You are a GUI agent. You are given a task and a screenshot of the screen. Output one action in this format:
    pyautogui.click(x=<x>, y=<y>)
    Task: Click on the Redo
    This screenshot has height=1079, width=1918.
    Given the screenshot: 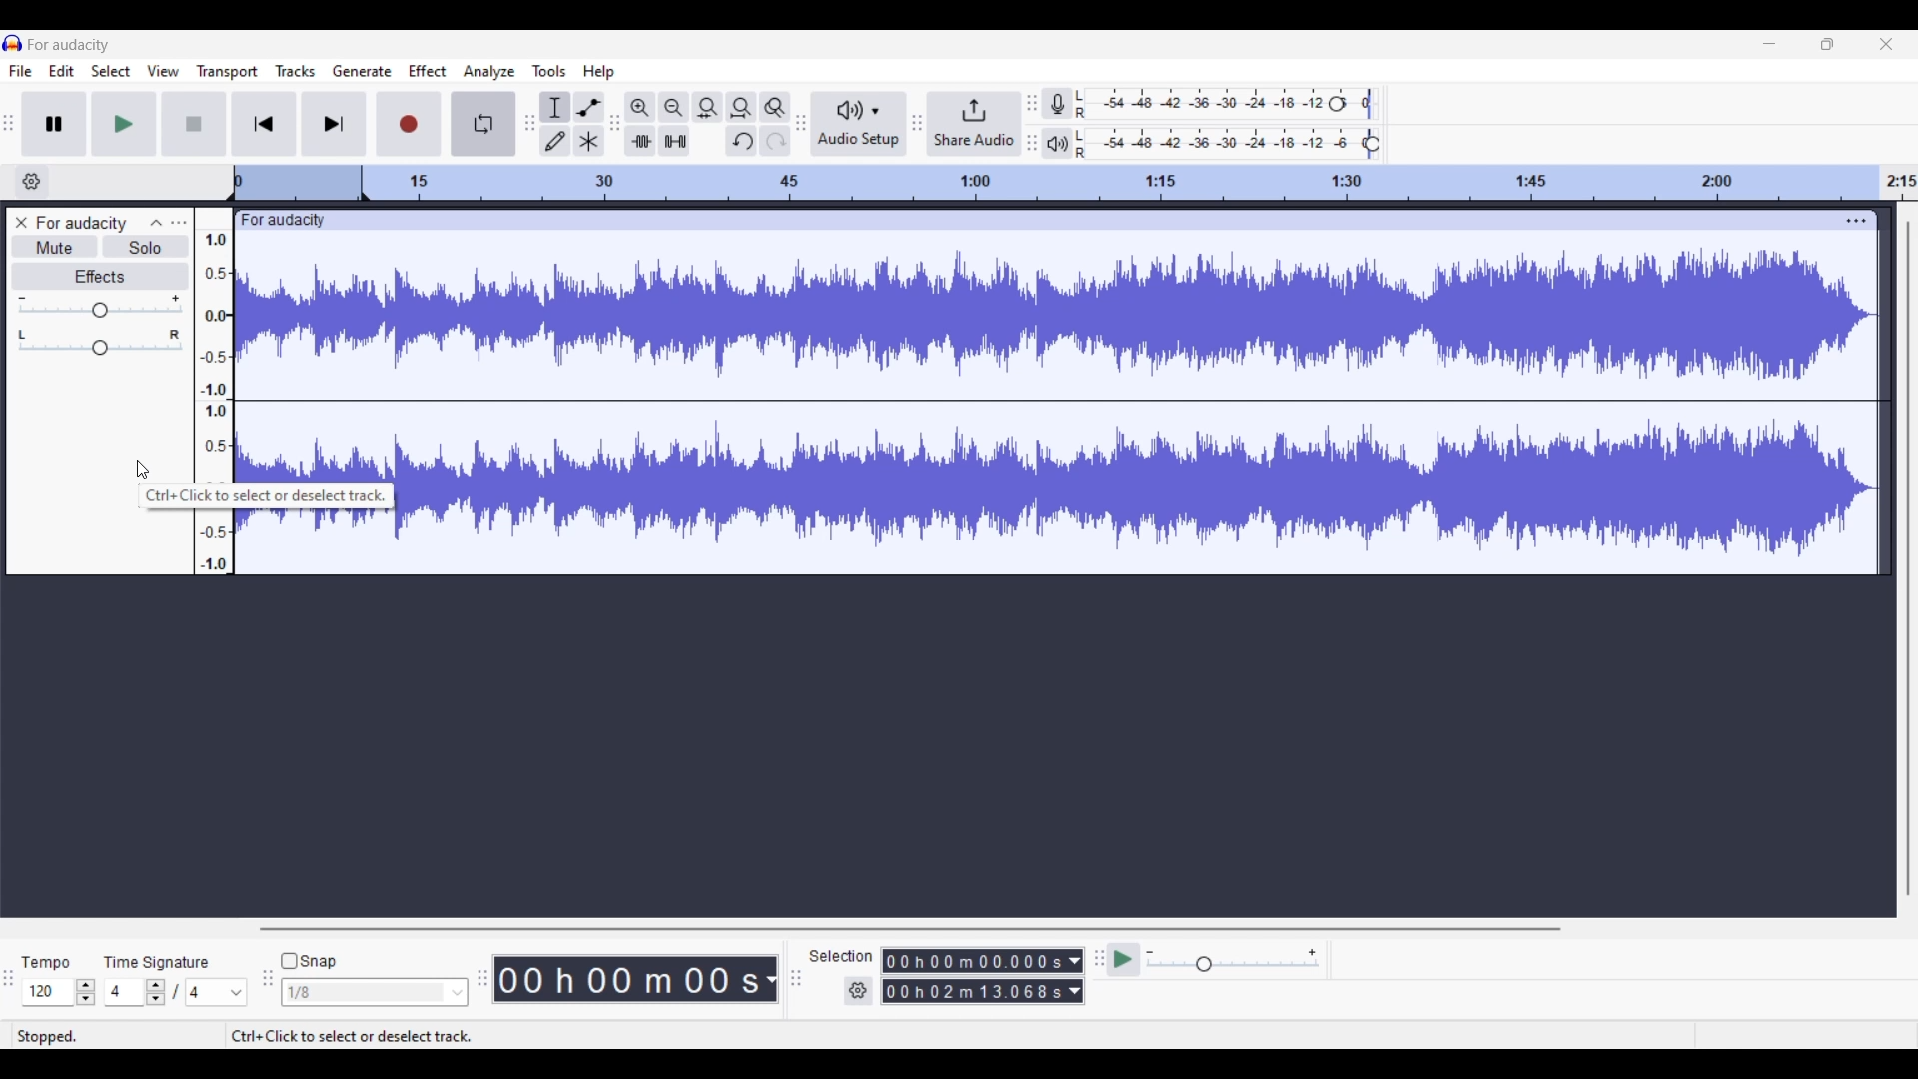 What is the action you would take?
    pyautogui.click(x=775, y=140)
    